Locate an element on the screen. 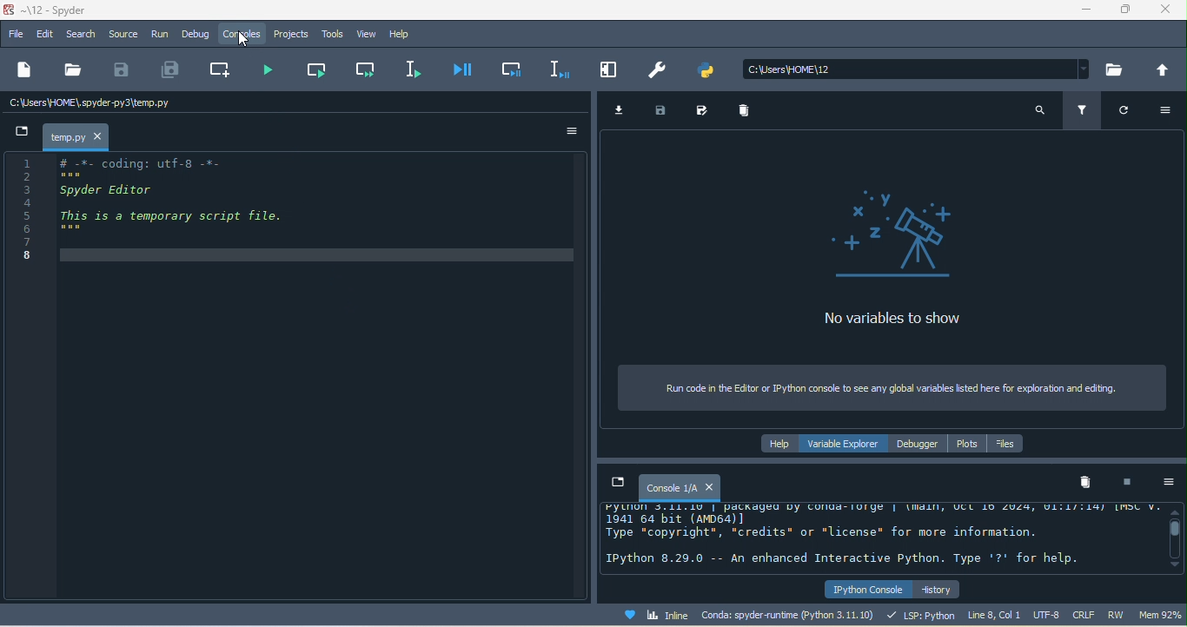 The image size is (1187, 627). plots is located at coordinates (969, 445).